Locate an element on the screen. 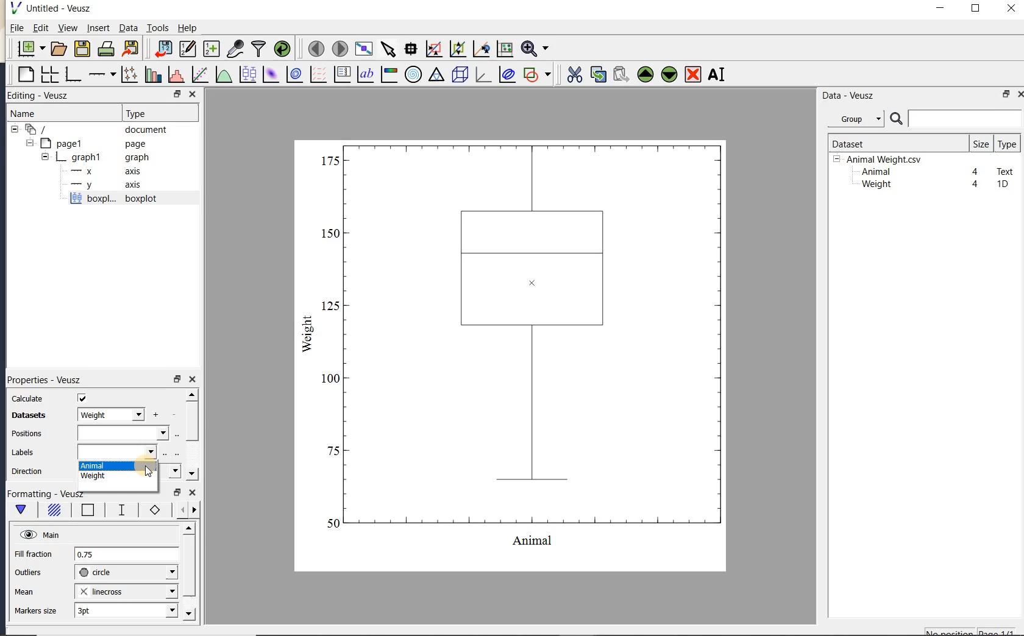 The width and height of the screenshot is (1024, 636). restore is located at coordinates (177, 379).